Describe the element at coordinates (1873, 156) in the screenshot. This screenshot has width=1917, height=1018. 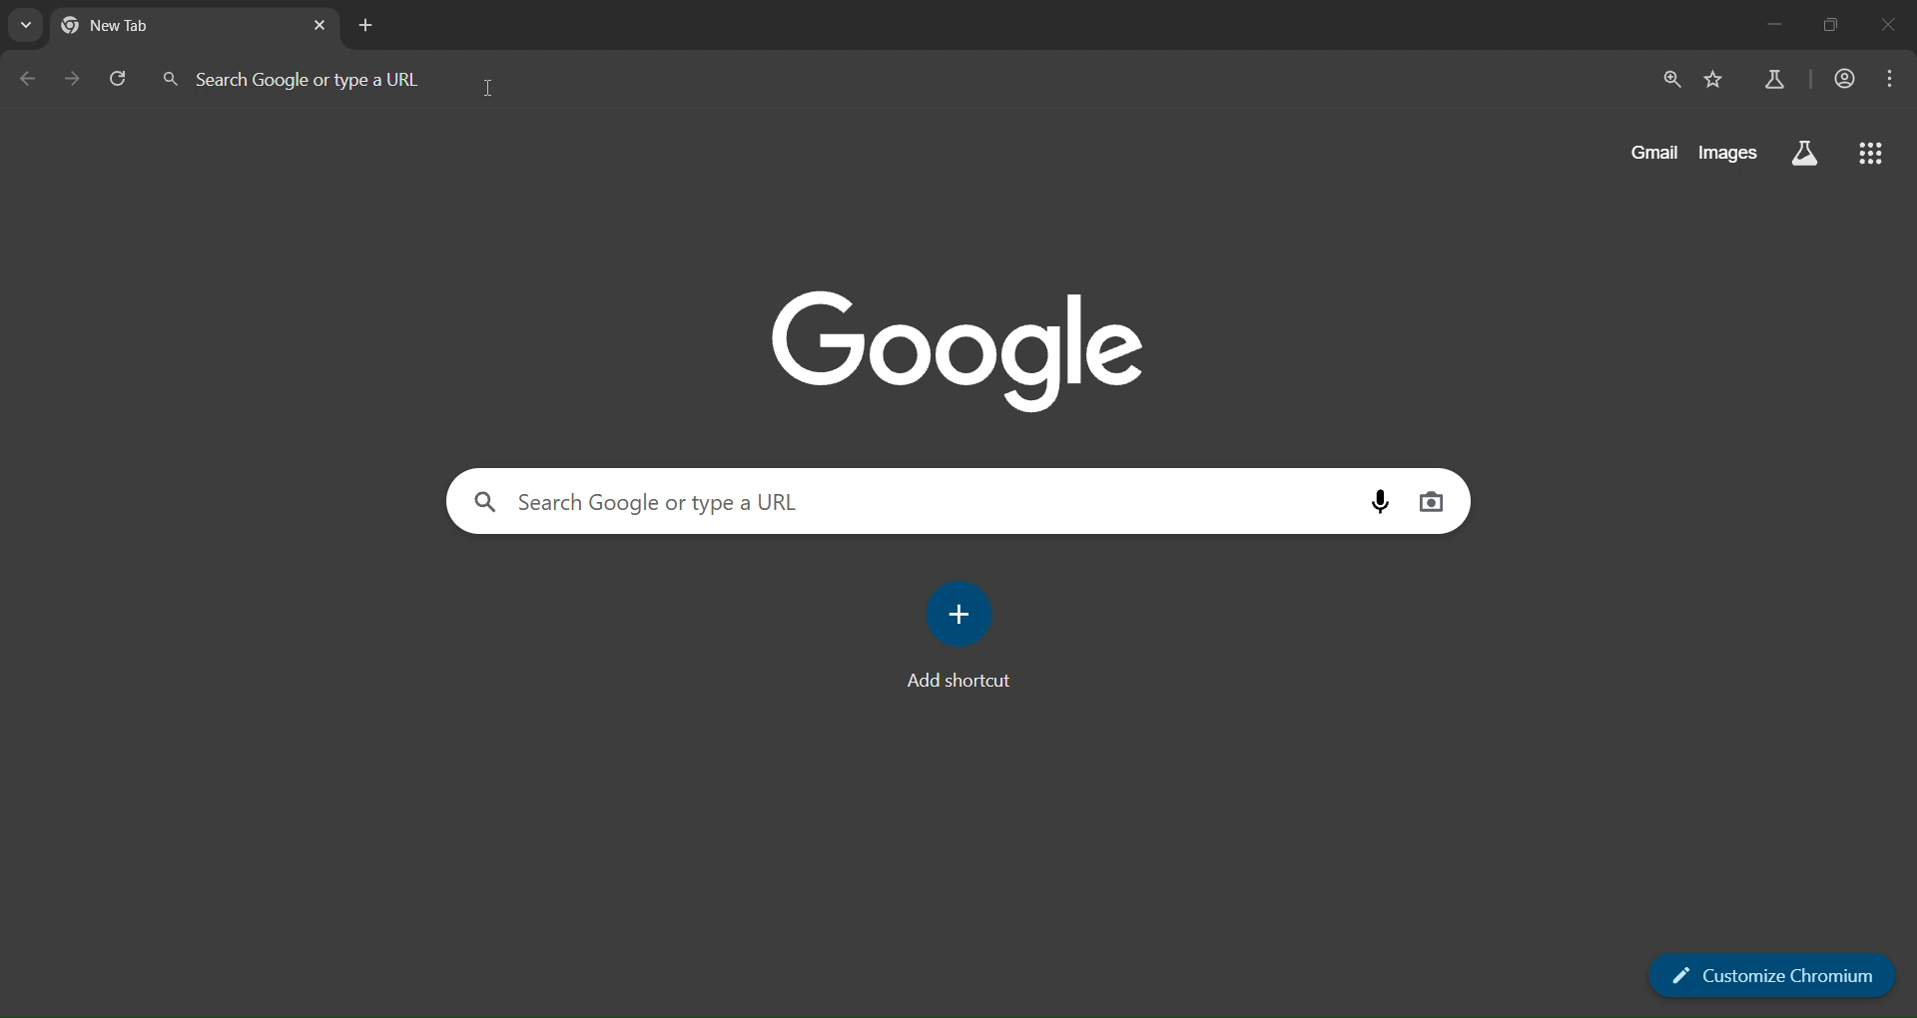
I see `apps` at that location.